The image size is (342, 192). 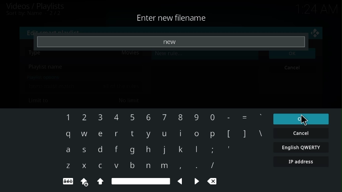 What do you see at coordinates (301, 148) in the screenshot?
I see `english qwerty` at bounding box center [301, 148].